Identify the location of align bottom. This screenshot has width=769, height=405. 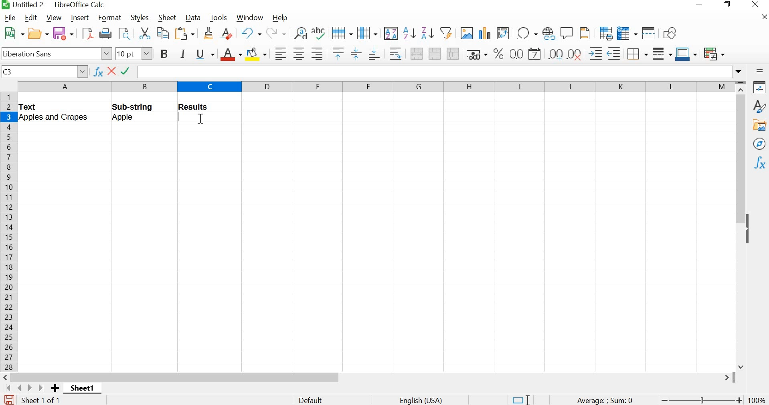
(374, 53).